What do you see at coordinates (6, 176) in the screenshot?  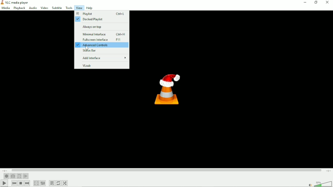 I see `Record` at bounding box center [6, 176].